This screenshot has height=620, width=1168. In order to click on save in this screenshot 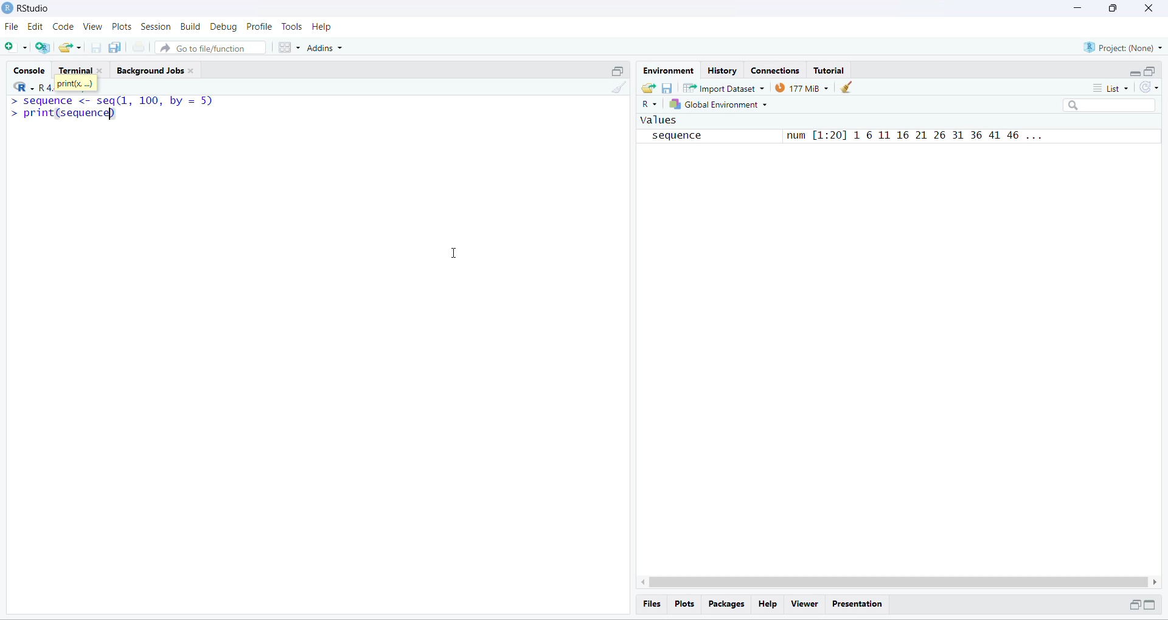, I will do `click(97, 47)`.